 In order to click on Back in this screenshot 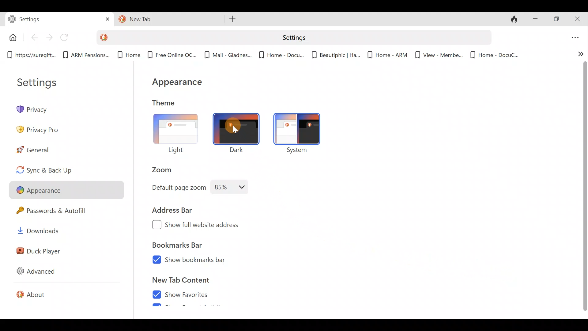, I will do `click(34, 37)`.